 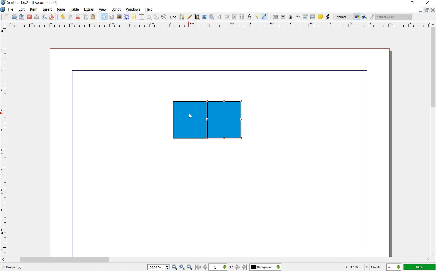 I want to click on link annotation, so click(x=328, y=17).